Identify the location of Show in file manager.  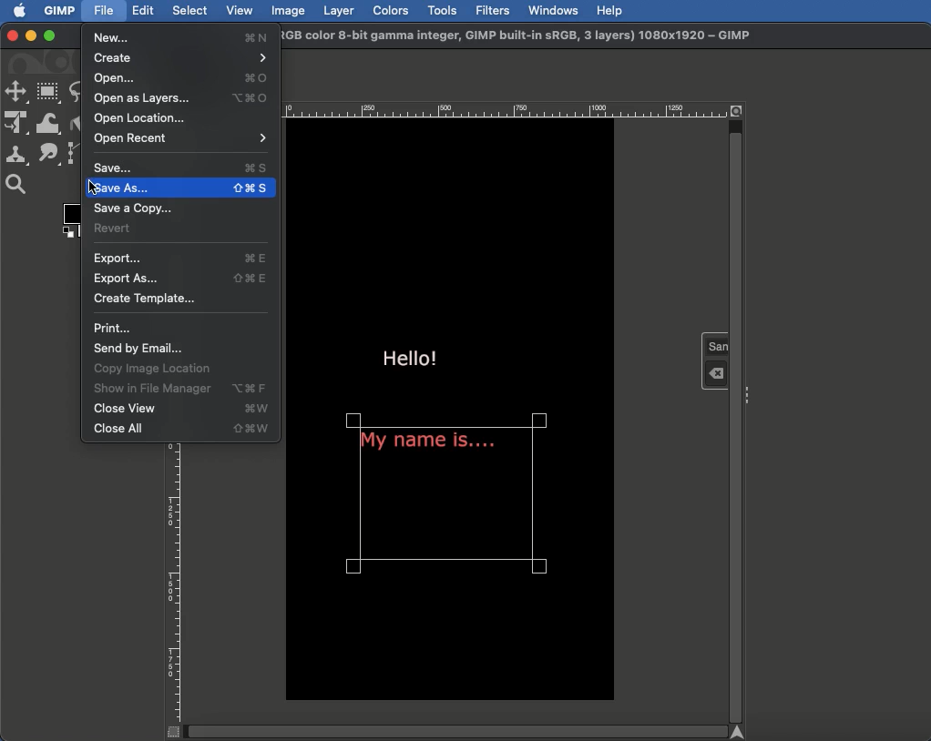
(179, 389).